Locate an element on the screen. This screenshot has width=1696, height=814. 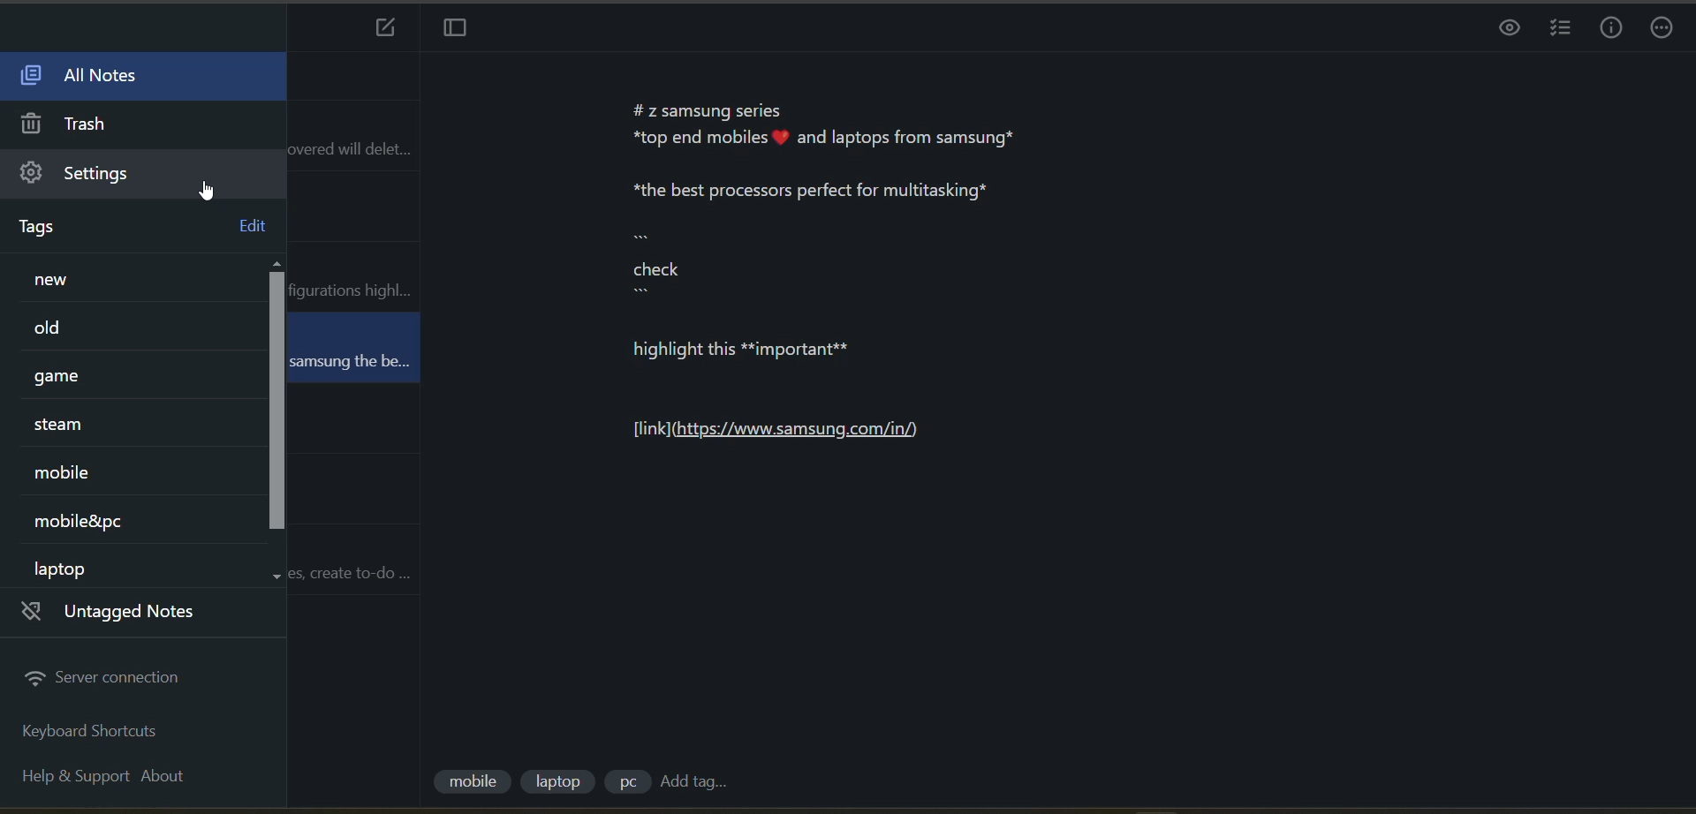
tag 7 is located at coordinates (78, 567).